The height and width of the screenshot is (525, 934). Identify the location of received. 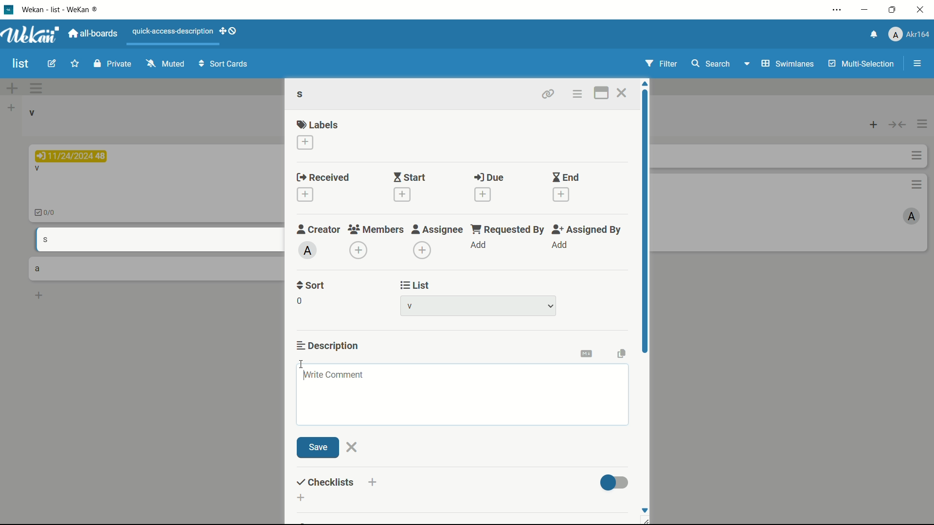
(323, 176).